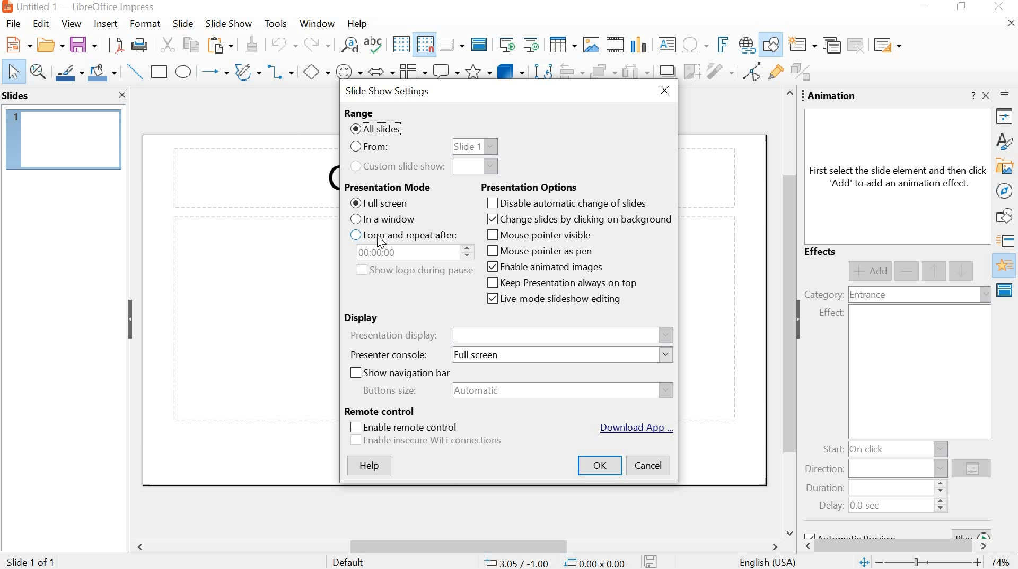  I want to click on show gluepoint functions, so click(774, 73).